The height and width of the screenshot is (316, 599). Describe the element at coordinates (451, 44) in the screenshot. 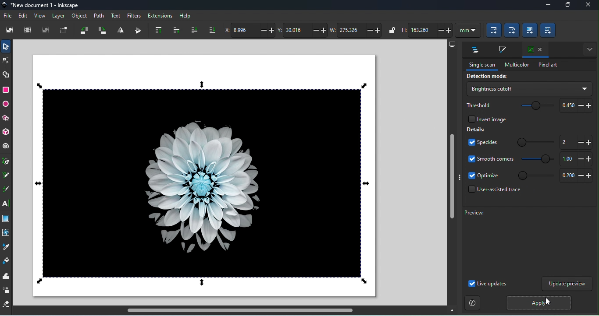

I see `Display options` at that location.